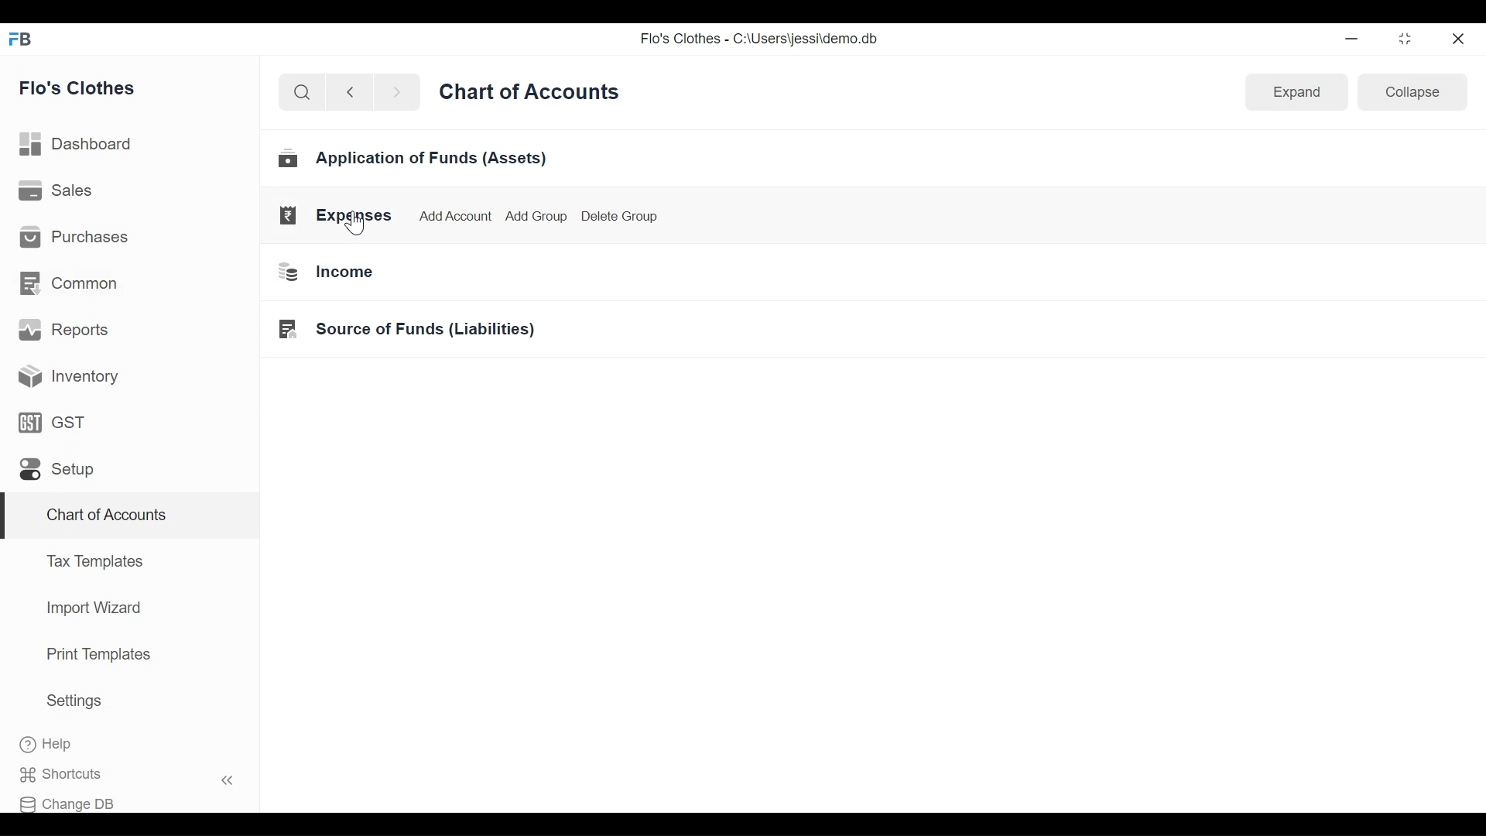  Describe the element at coordinates (1354, 39) in the screenshot. I see `minimize` at that location.